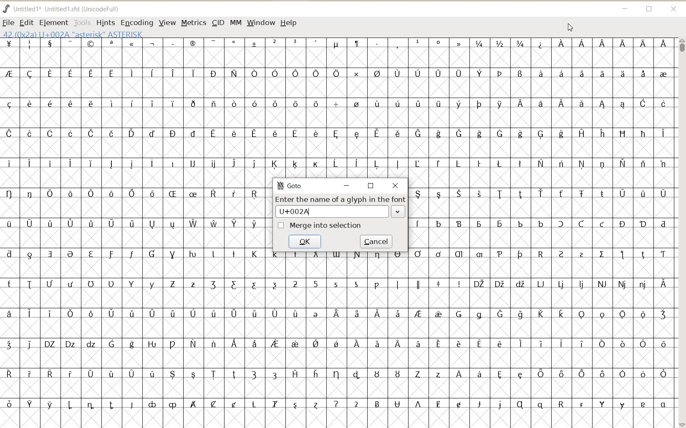 The width and height of the screenshot is (686, 428). Describe the element at coordinates (326, 226) in the screenshot. I see `merge into selection` at that location.